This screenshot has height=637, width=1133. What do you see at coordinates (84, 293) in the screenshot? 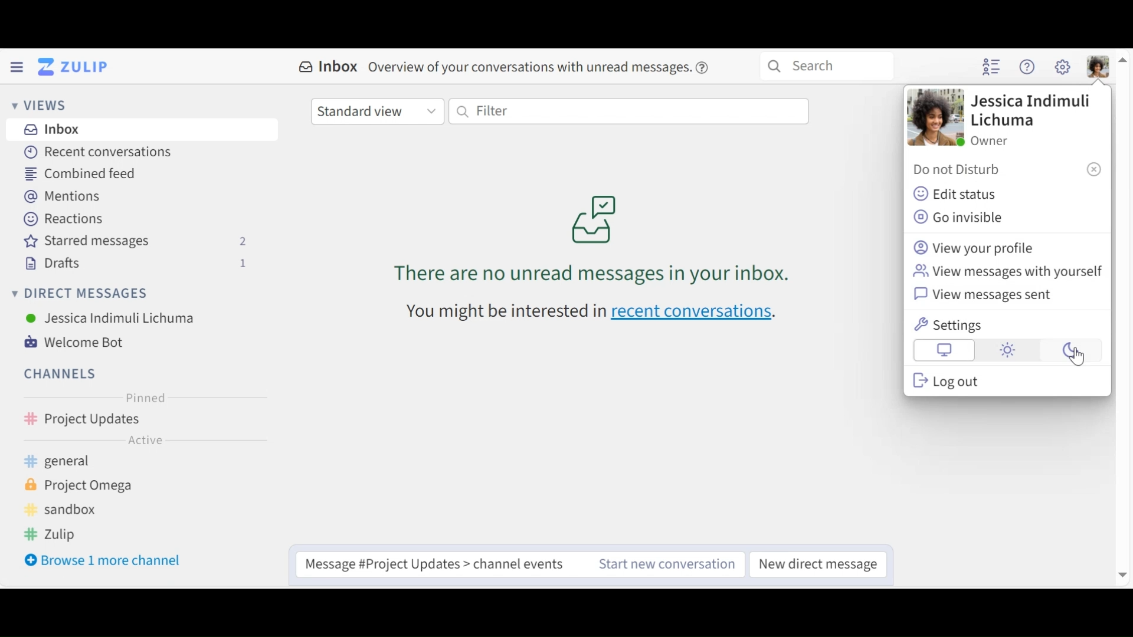
I see `Direct Messages` at bounding box center [84, 293].